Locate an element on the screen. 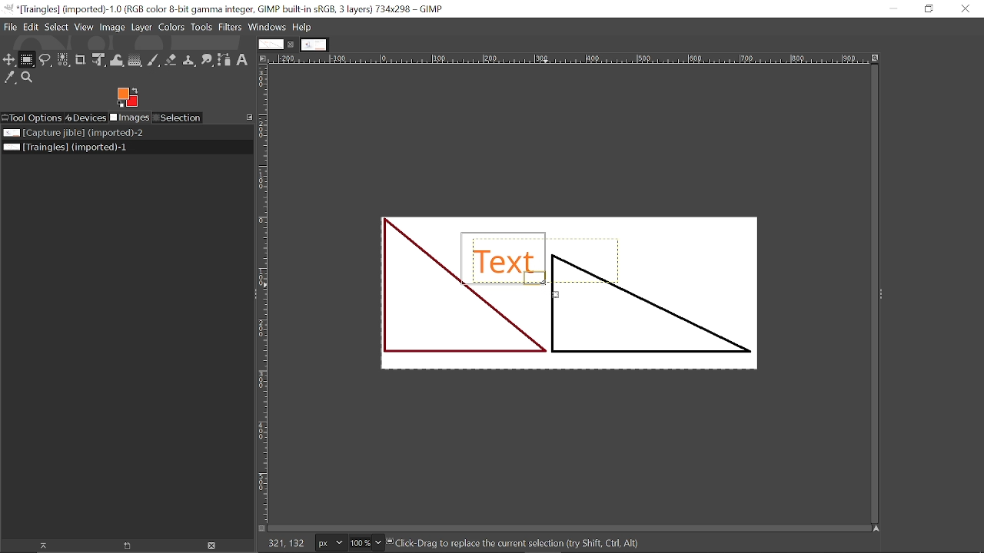 The image size is (984, 553). Cursor is located at coordinates (552, 290).